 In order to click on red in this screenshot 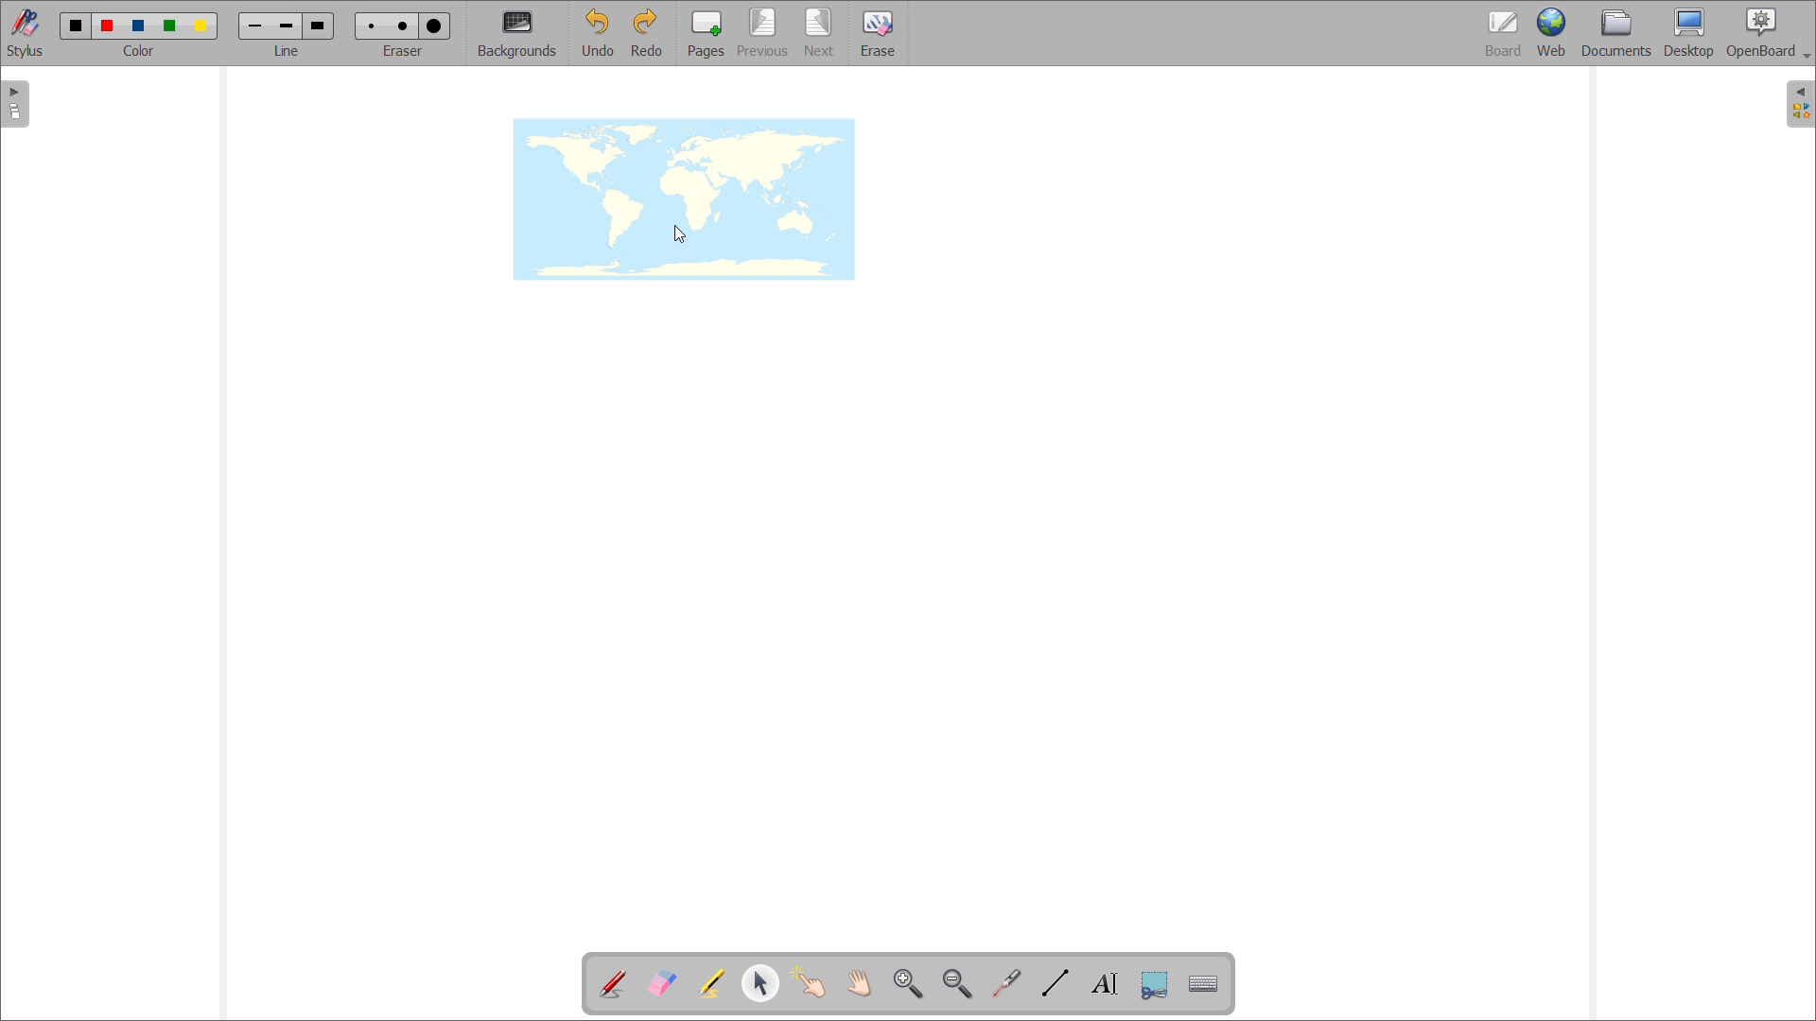, I will do `click(108, 26)`.